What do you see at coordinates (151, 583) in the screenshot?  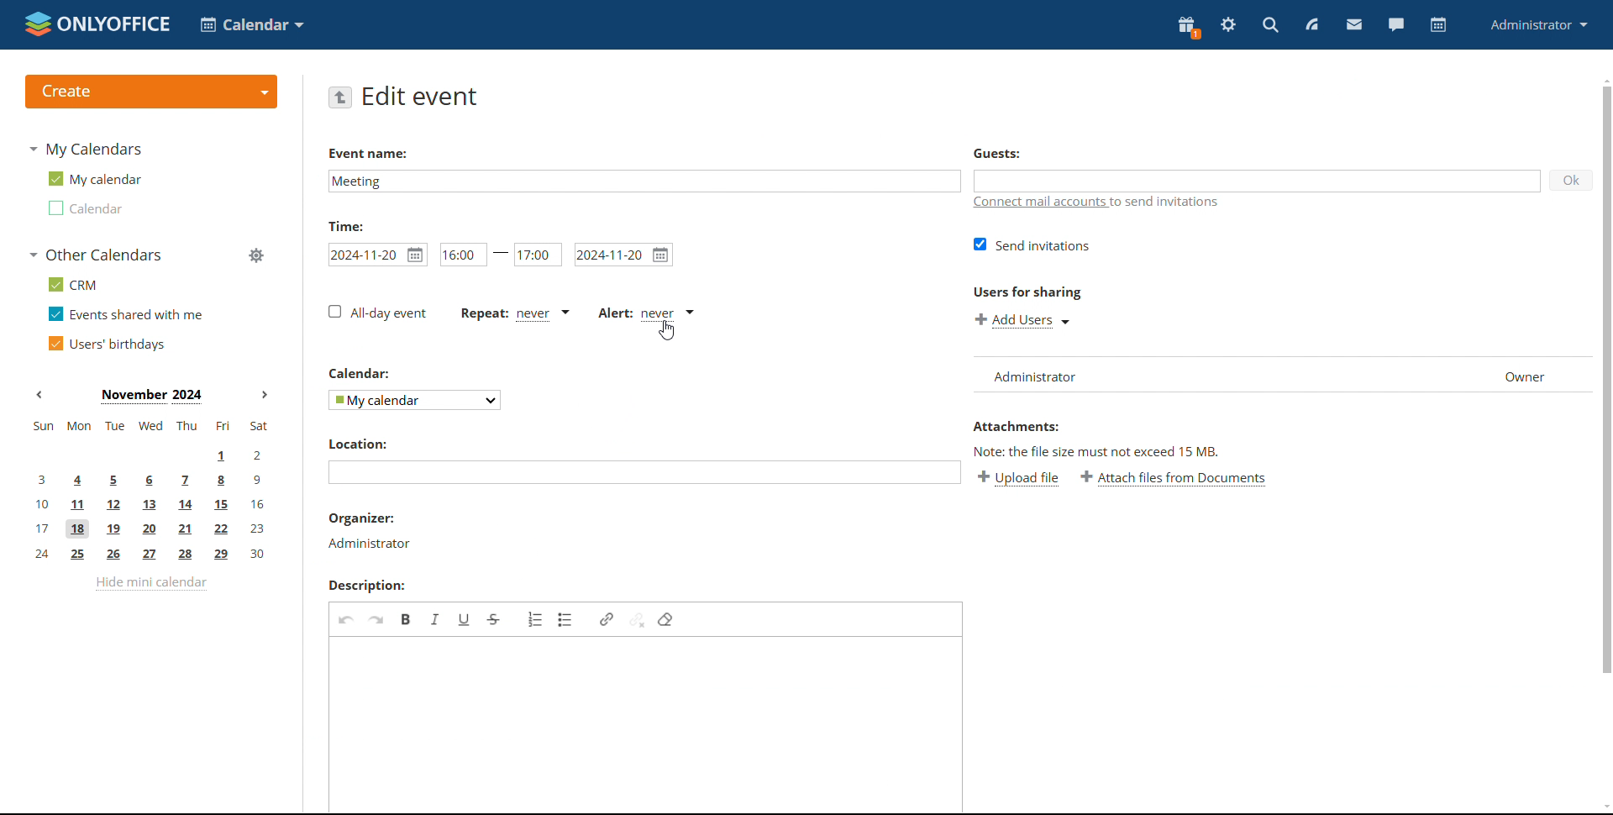 I see `hide mini calendar` at bounding box center [151, 583].